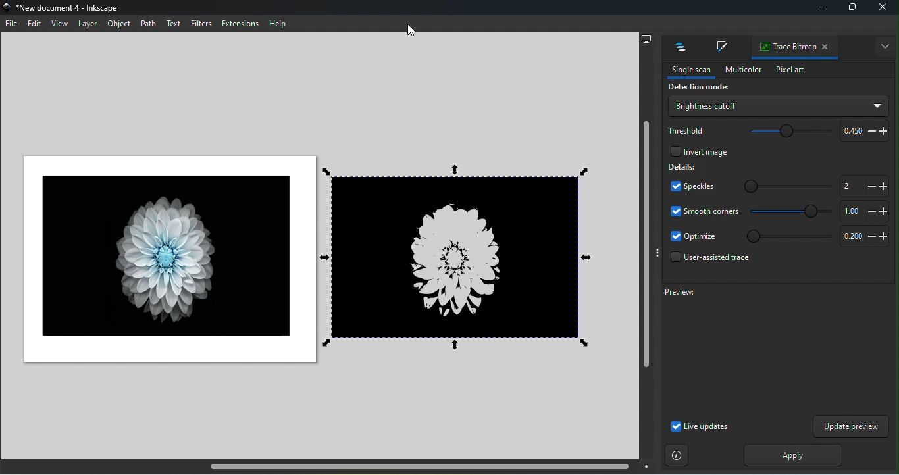  What do you see at coordinates (768, 349) in the screenshot?
I see `Preview` at bounding box center [768, 349].